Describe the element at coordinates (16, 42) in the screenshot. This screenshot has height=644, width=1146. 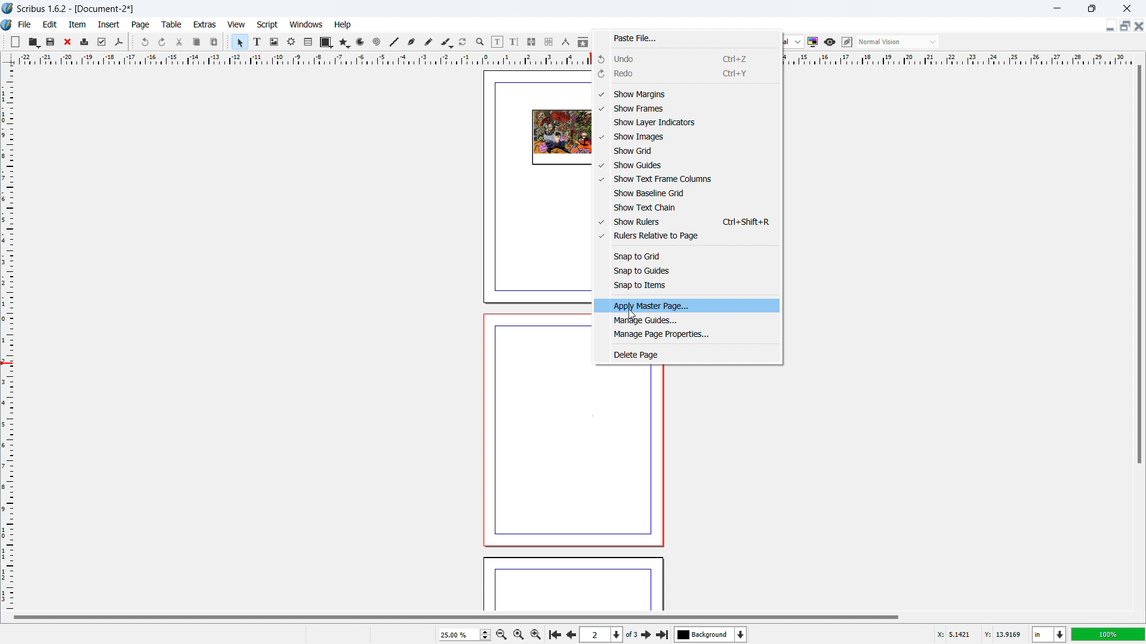
I see `new` at that location.